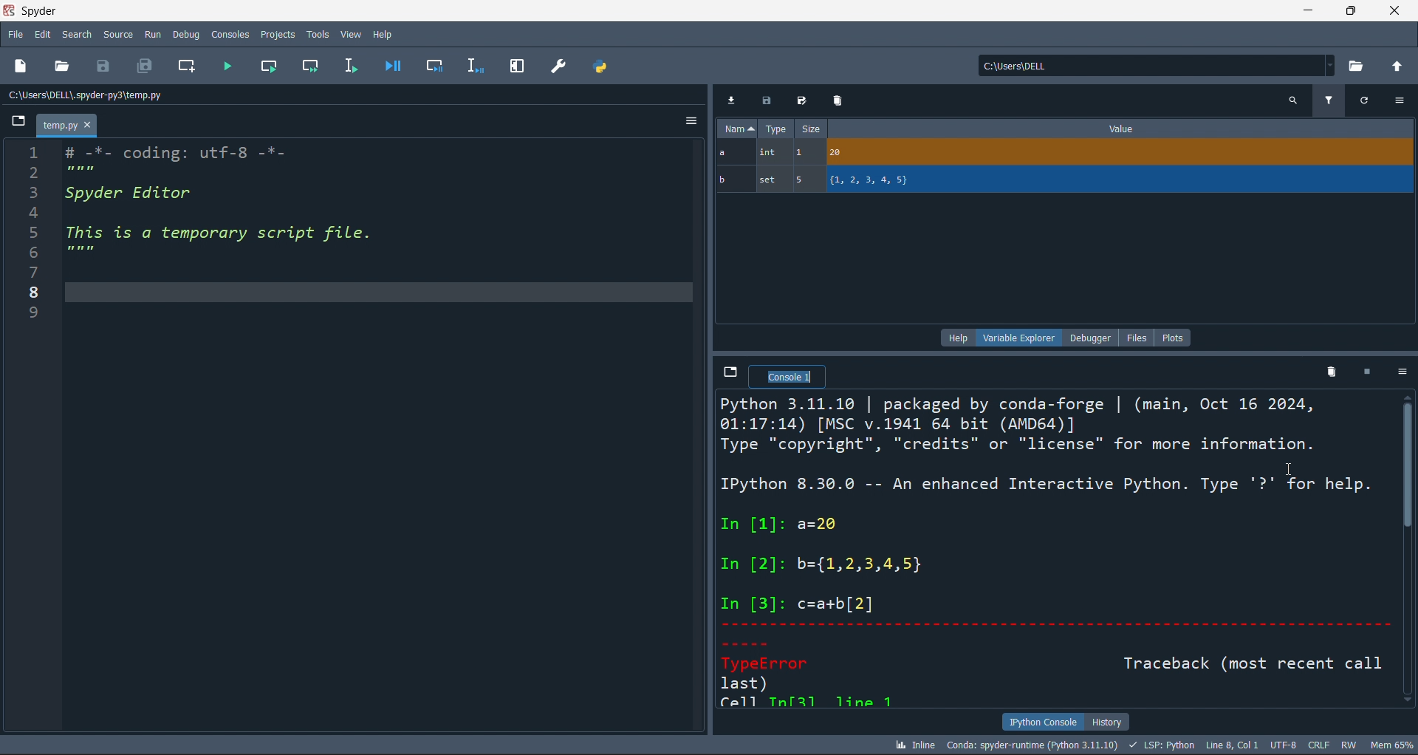  What do you see at coordinates (27, 440) in the screenshot?
I see `line number` at bounding box center [27, 440].